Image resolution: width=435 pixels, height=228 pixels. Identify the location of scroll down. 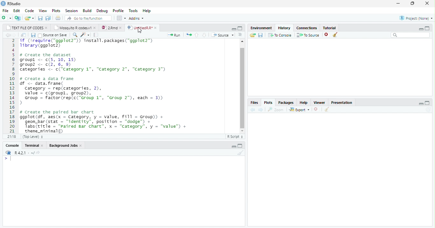
(243, 131).